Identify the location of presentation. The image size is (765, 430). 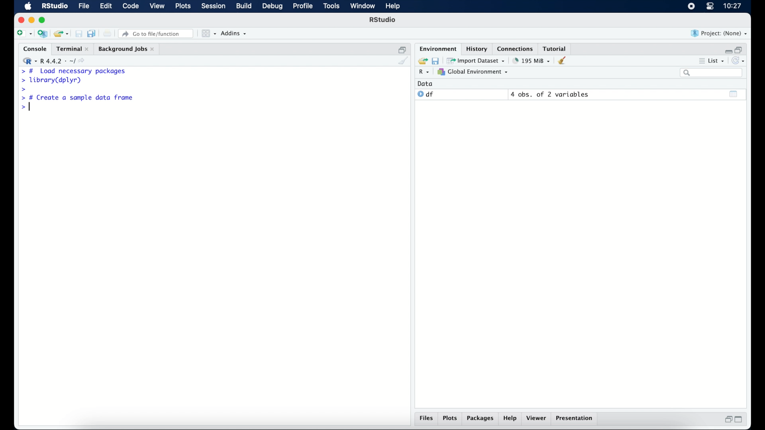
(575, 419).